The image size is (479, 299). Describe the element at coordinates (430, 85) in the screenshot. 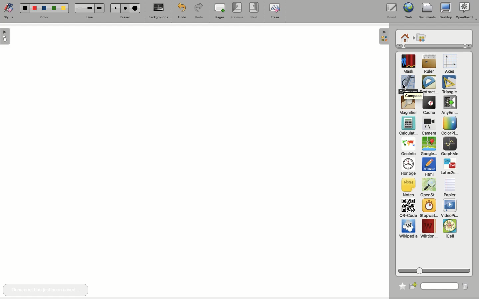

I see `Protractor` at that location.